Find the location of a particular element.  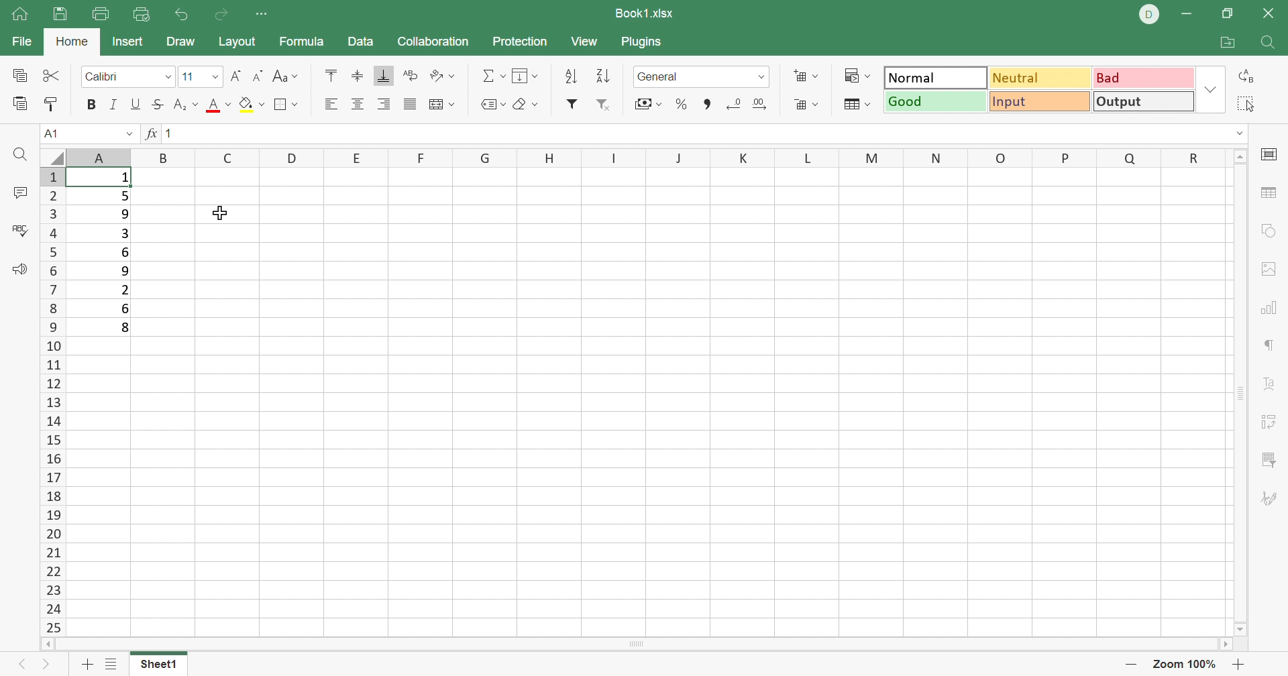

Drop Down is located at coordinates (1211, 90).